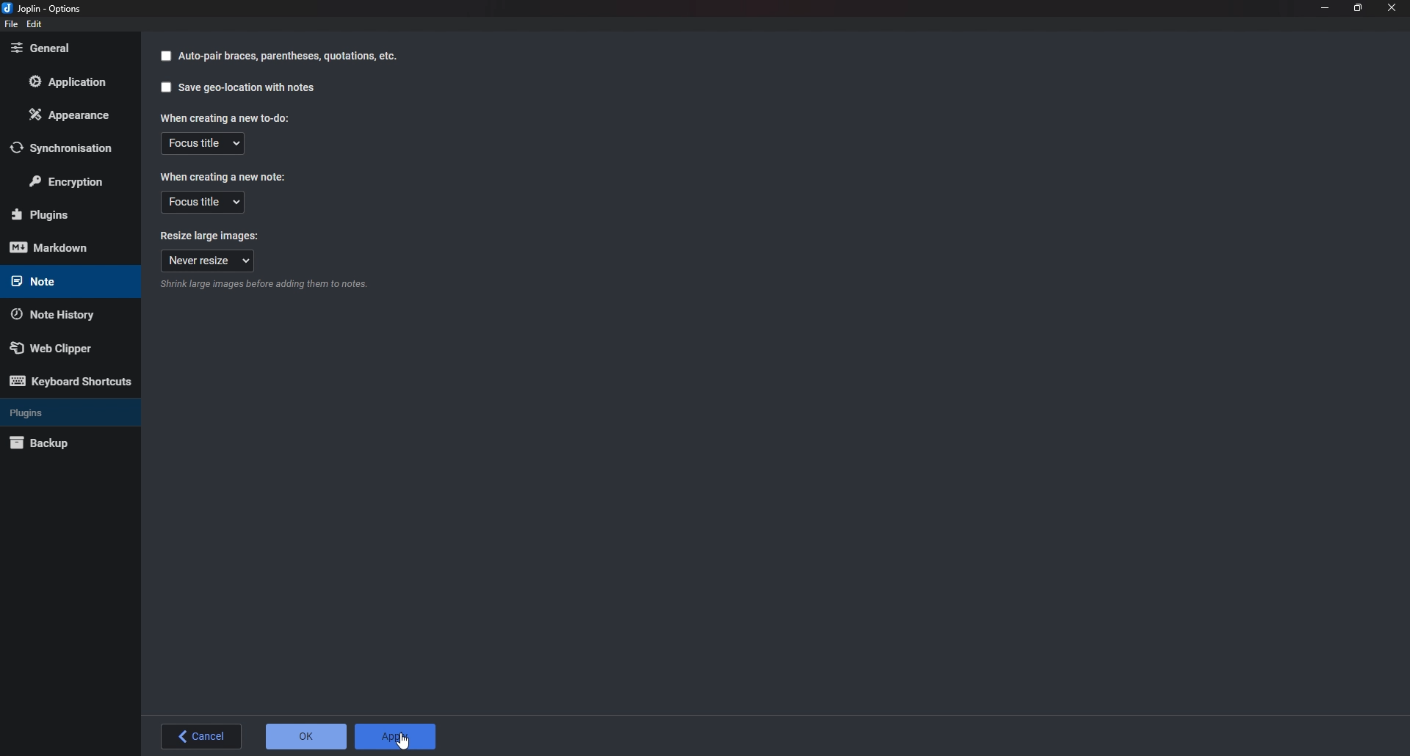  Describe the element at coordinates (223, 117) in the screenshot. I see `When creating a new to do` at that location.